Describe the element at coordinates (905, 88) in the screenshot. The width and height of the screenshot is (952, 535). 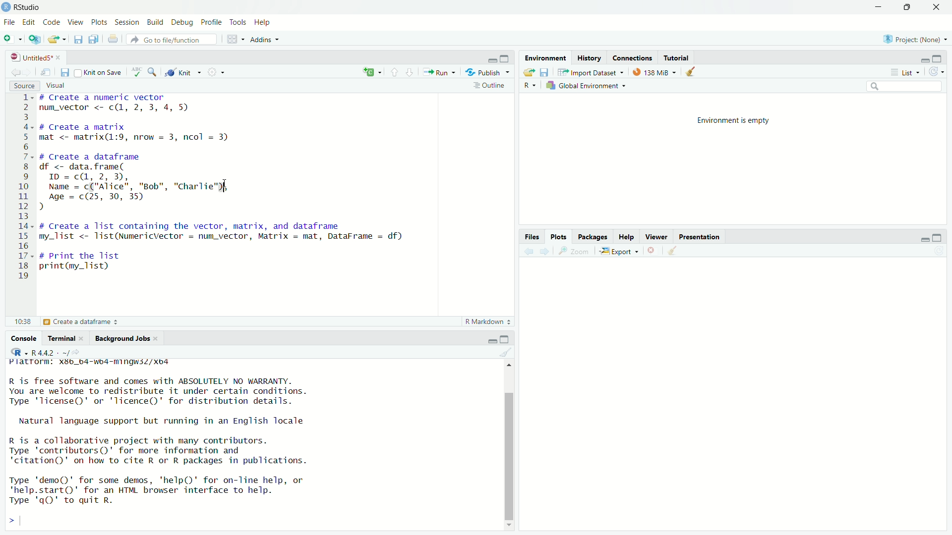
I see `search` at that location.